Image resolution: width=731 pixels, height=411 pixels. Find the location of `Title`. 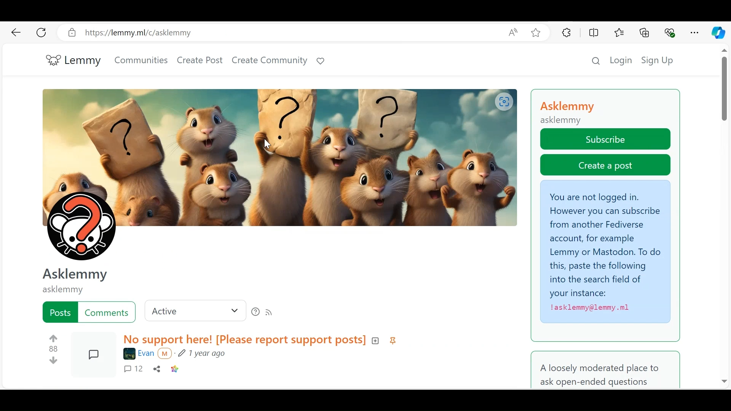

Title is located at coordinates (244, 340).